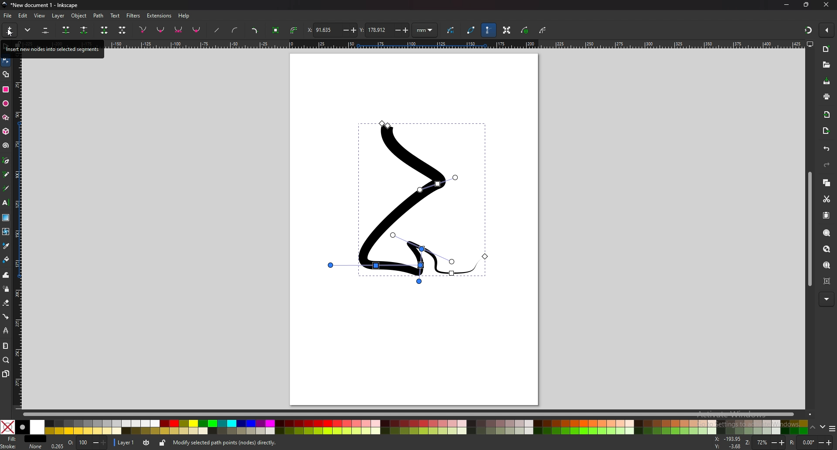  Describe the element at coordinates (19, 231) in the screenshot. I see `vertical scale` at that location.